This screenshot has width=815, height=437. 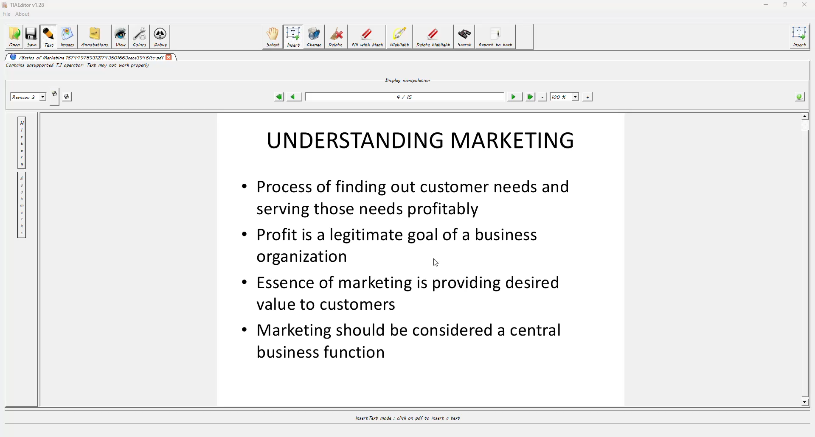 What do you see at coordinates (805, 115) in the screenshot?
I see `scroll up` at bounding box center [805, 115].